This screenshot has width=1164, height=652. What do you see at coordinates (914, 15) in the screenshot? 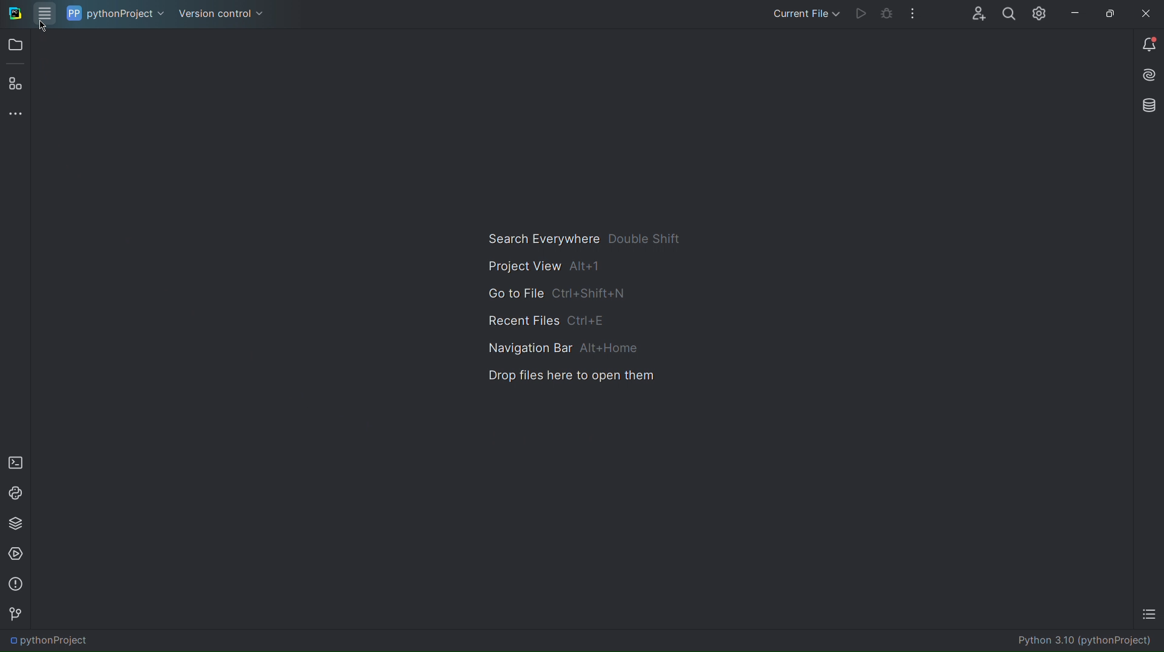
I see `More` at bounding box center [914, 15].